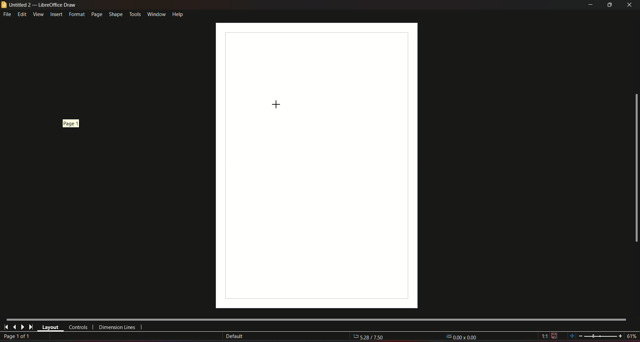 This screenshot has height=342, width=640. I want to click on 0.00x0.00, so click(462, 336).